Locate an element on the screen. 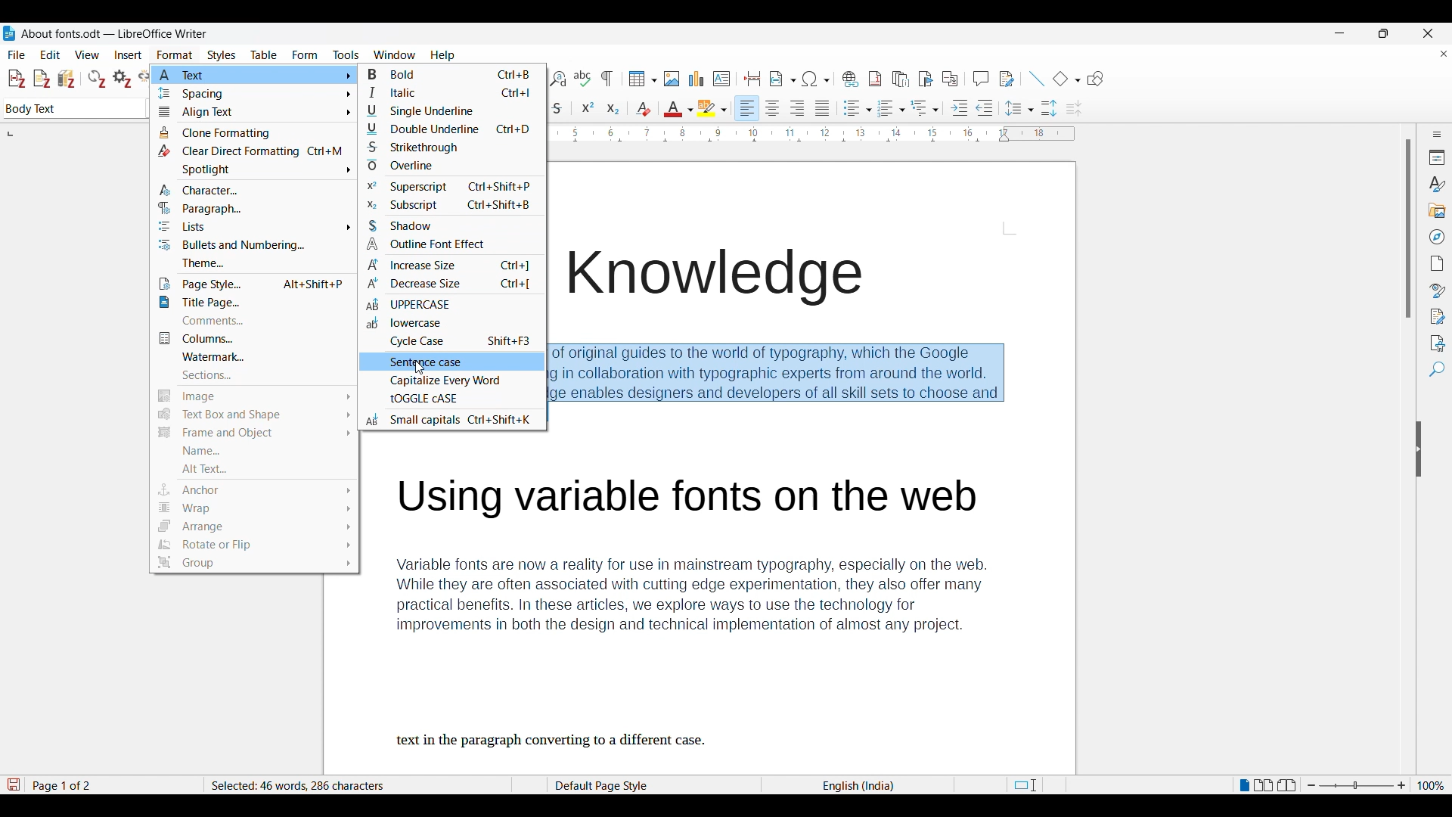 Image resolution: width=1452 pixels, height=817 pixels. Page Style is located at coordinates (252, 284).